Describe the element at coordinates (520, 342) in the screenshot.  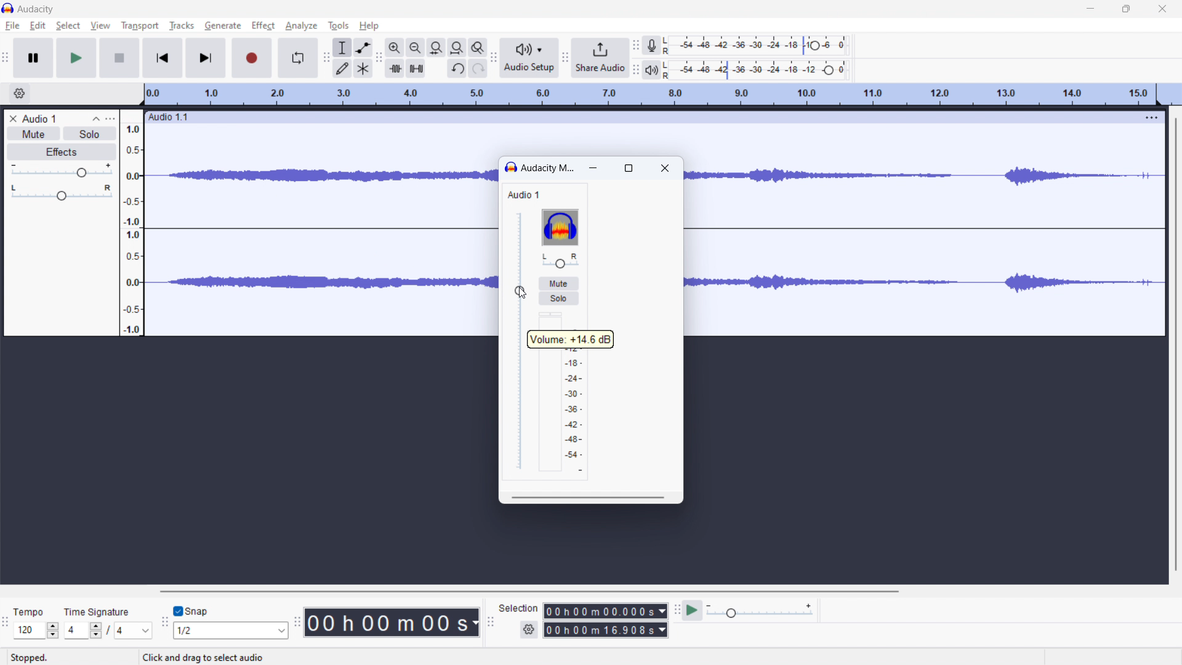
I see `slider bead` at that location.